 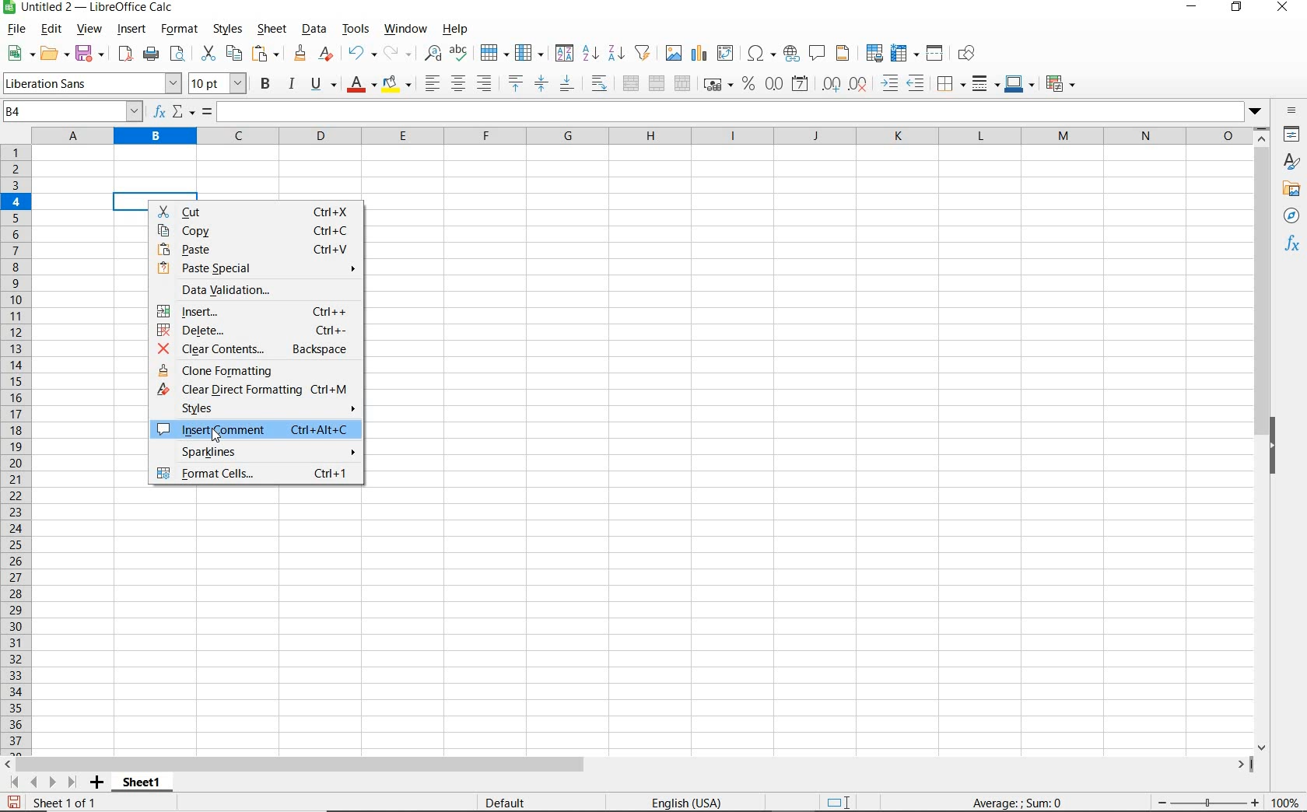 What do you see at coordinates (274, 30) in the screenshot?
I see `sheet` at bounding box center [274, 30].